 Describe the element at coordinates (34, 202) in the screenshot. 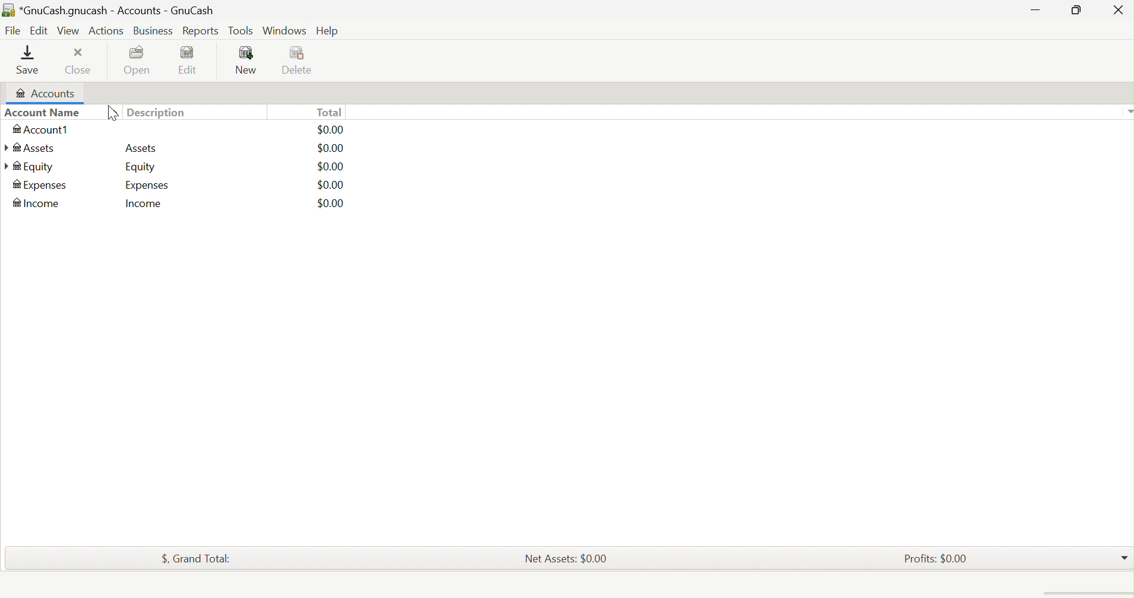

I see `income` at that location.